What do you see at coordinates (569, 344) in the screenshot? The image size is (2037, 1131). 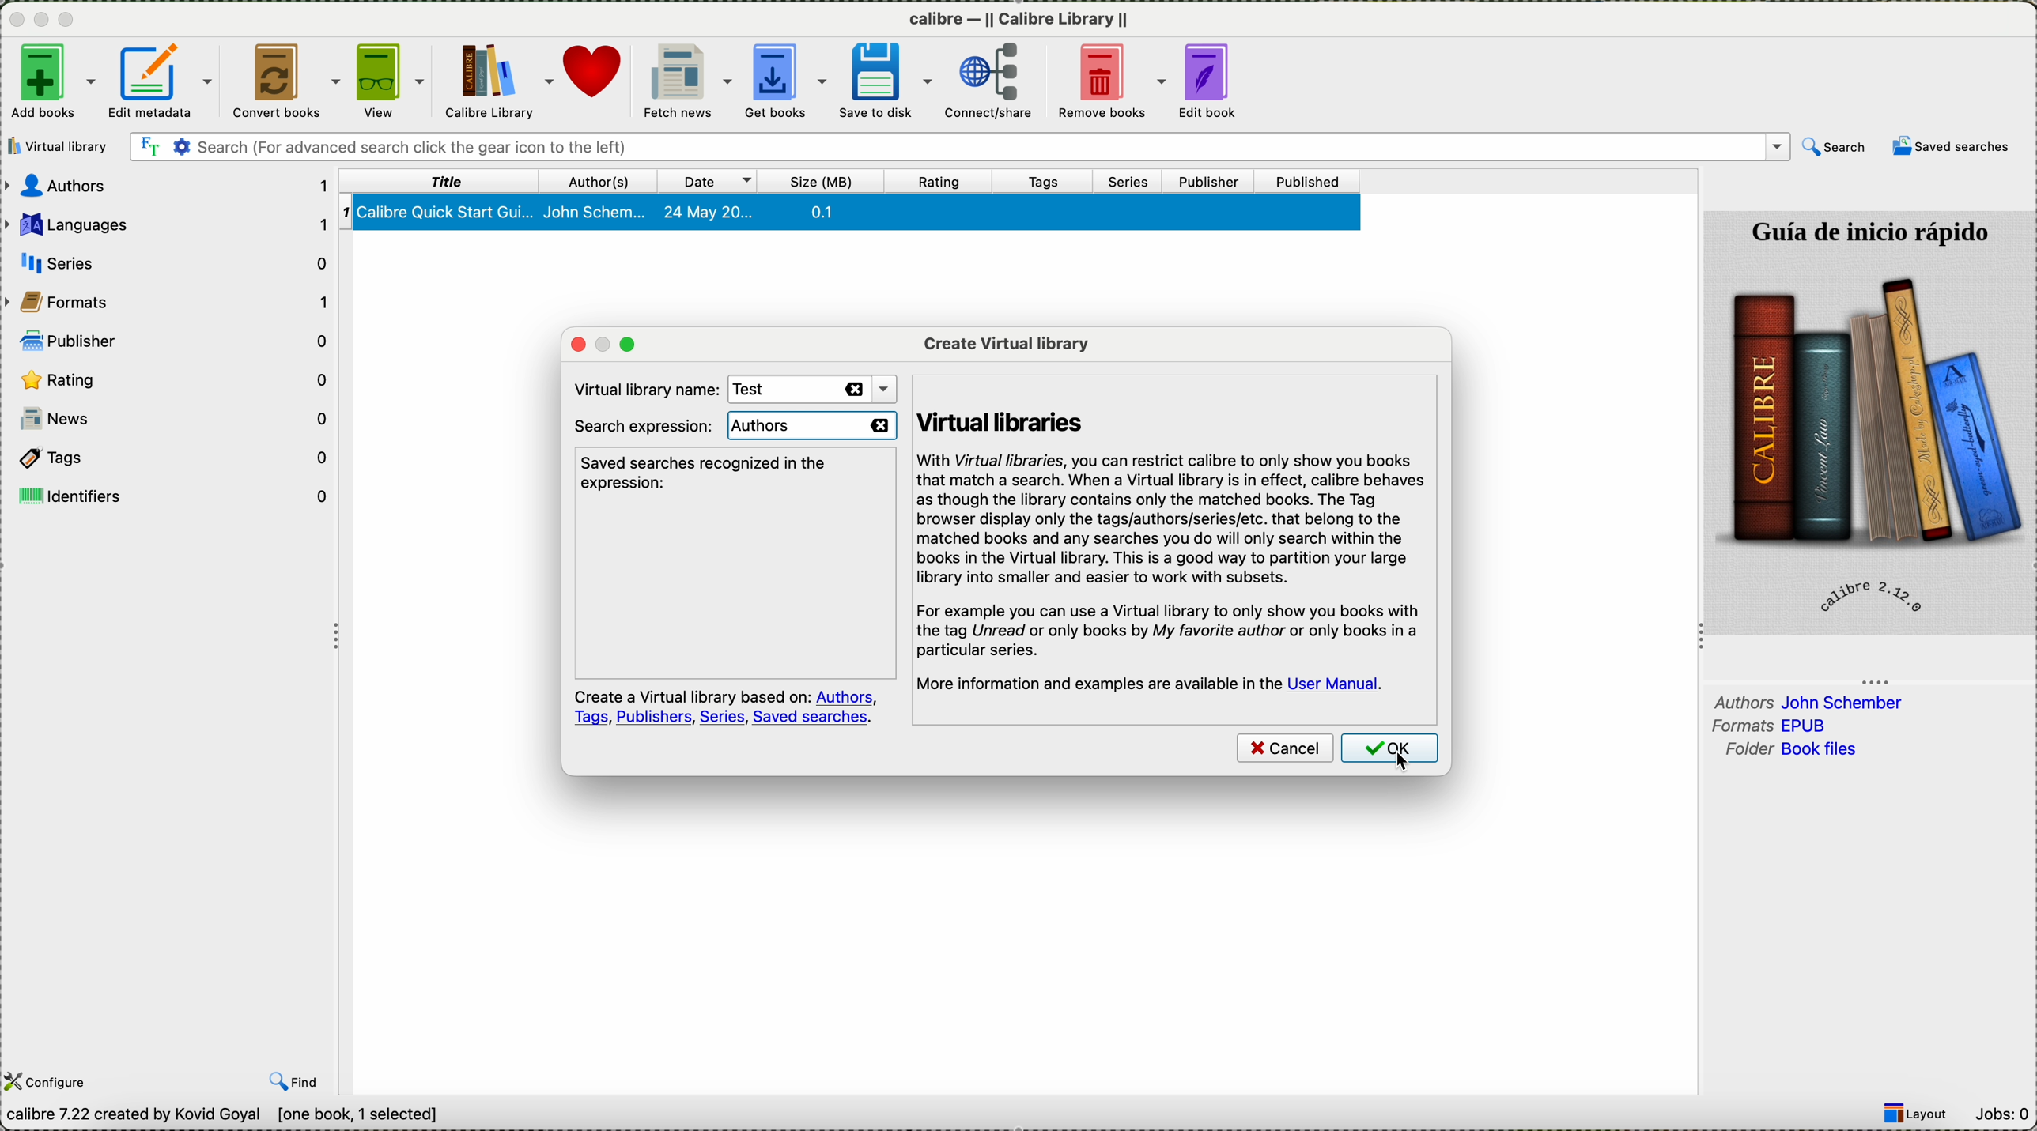 I see `close popup` at bounding box center [569, 344].